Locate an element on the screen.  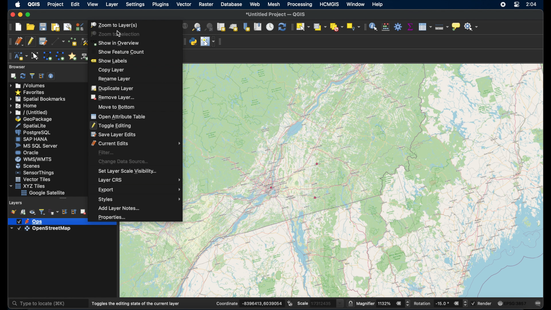
point feature is located at coordinates (317, 164).